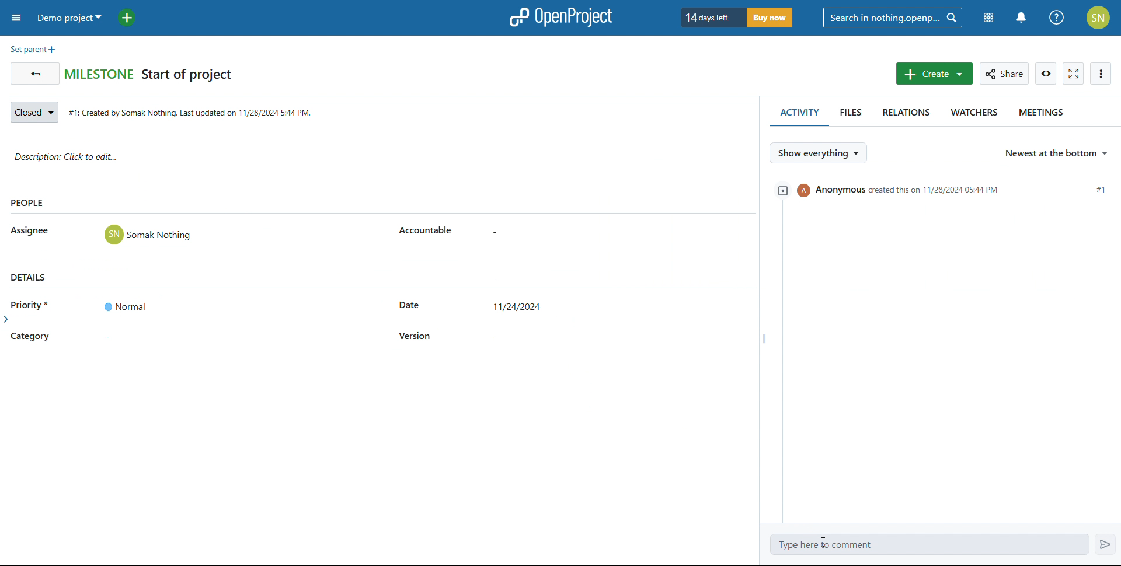  I want to click on click to add edit, so click(380, 159).